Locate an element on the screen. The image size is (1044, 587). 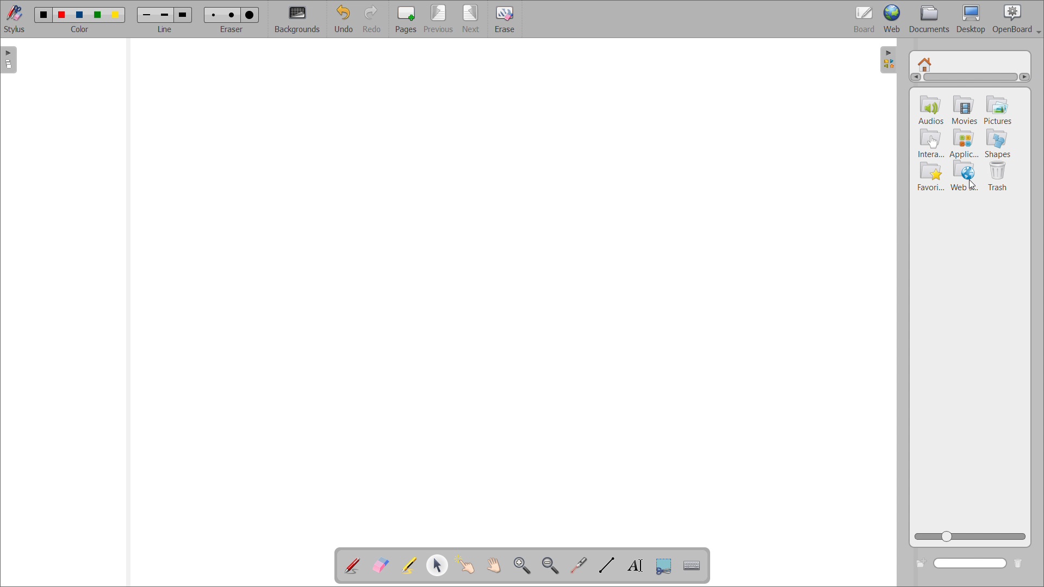
write text is located at coordinates (635, 565).